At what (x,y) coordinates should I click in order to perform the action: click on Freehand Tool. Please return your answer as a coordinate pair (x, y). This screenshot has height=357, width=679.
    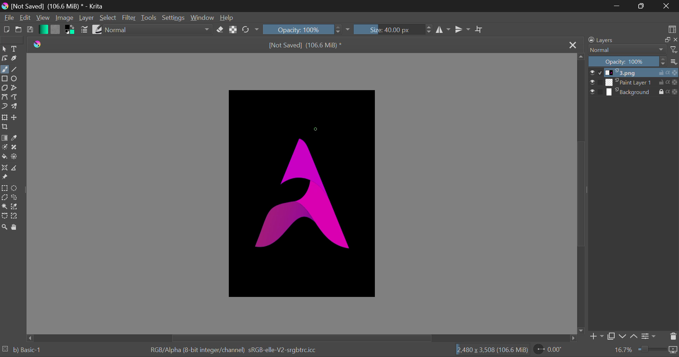
    Looking at the image, I should click on (4, 69).